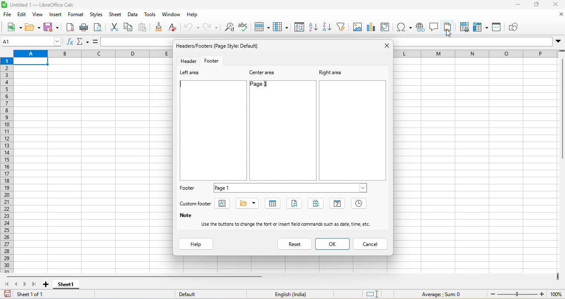  Describe the element at coordinates (6, 165) in the screenshot. I see `rows` at that location.